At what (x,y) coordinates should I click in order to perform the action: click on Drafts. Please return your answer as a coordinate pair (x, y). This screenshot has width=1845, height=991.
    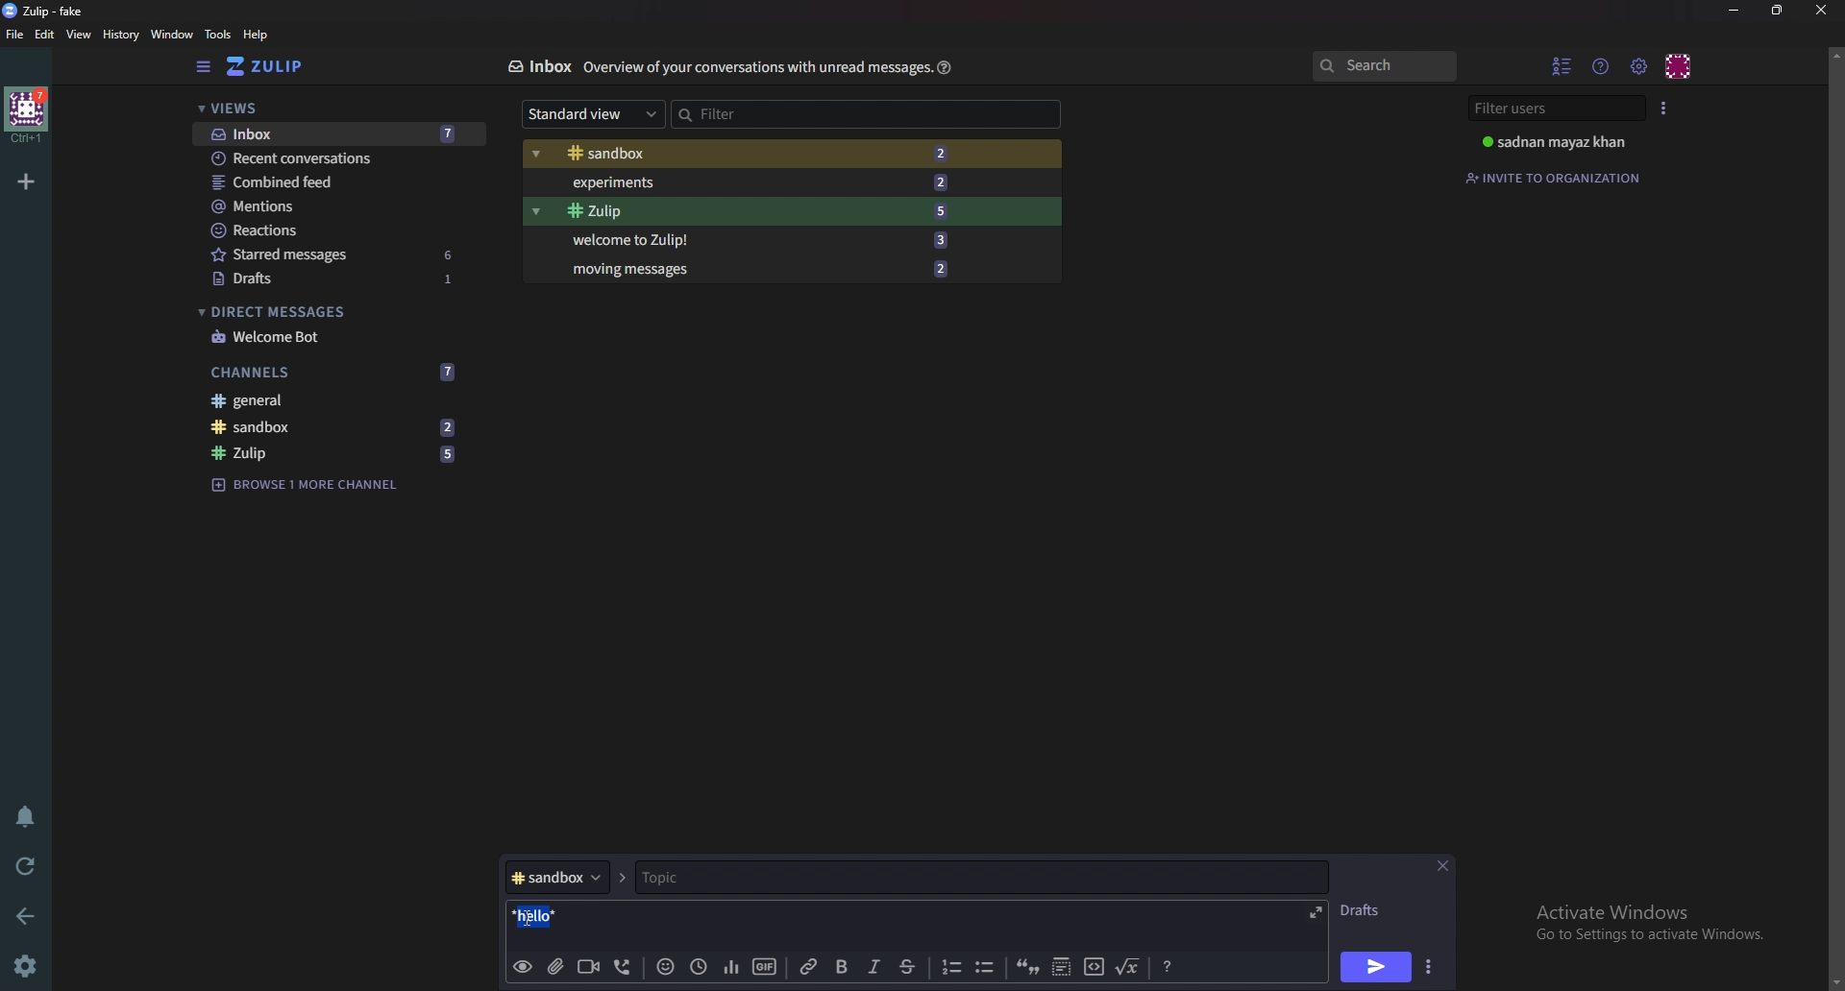
    Looking at the image, I should click on (1363, 913).